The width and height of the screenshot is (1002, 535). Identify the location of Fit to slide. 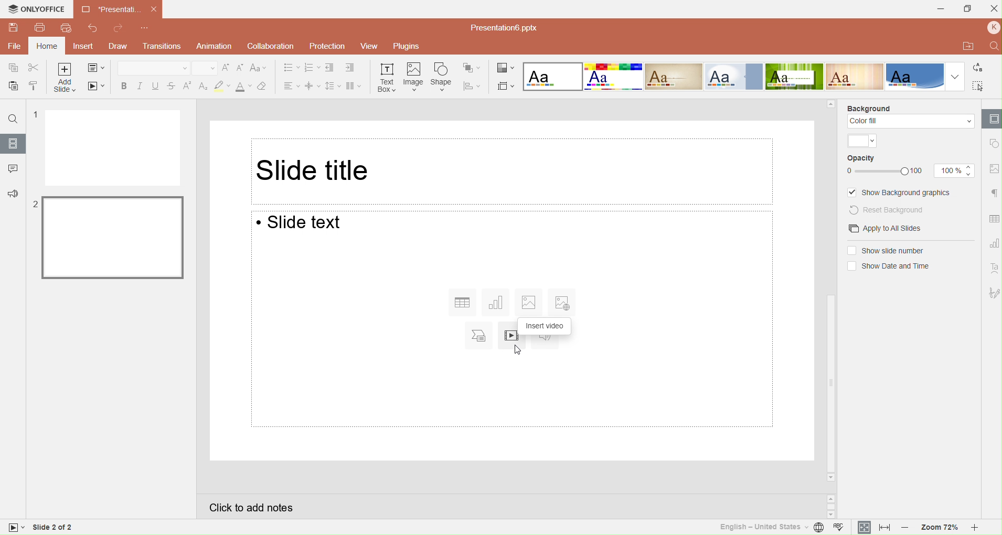
(864, 527).